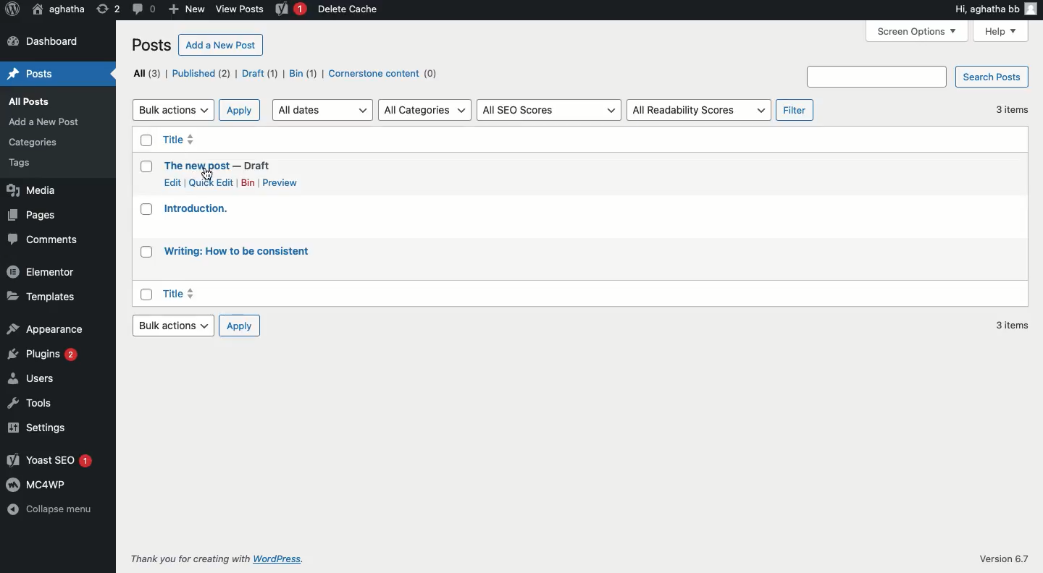  Describe the element at coordinates (33, 380) in the screenshot. I see `Users` at that location.